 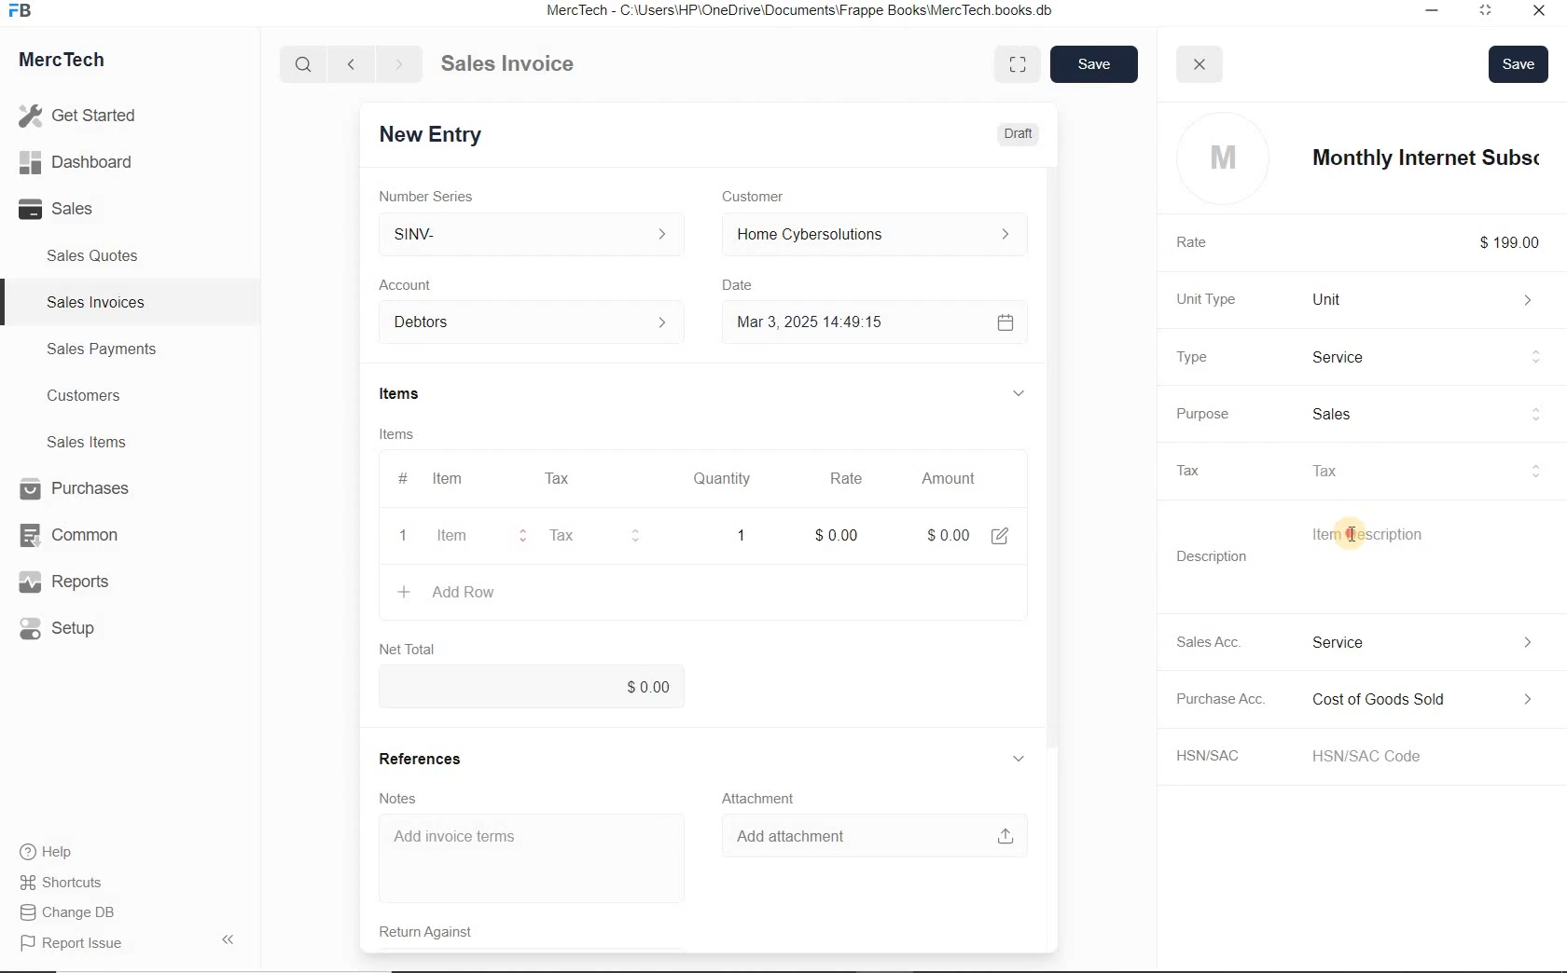 What do you see at coordinates (557, 478) in the screenshot?
I see `Tax` at bounding box center [557, 478].